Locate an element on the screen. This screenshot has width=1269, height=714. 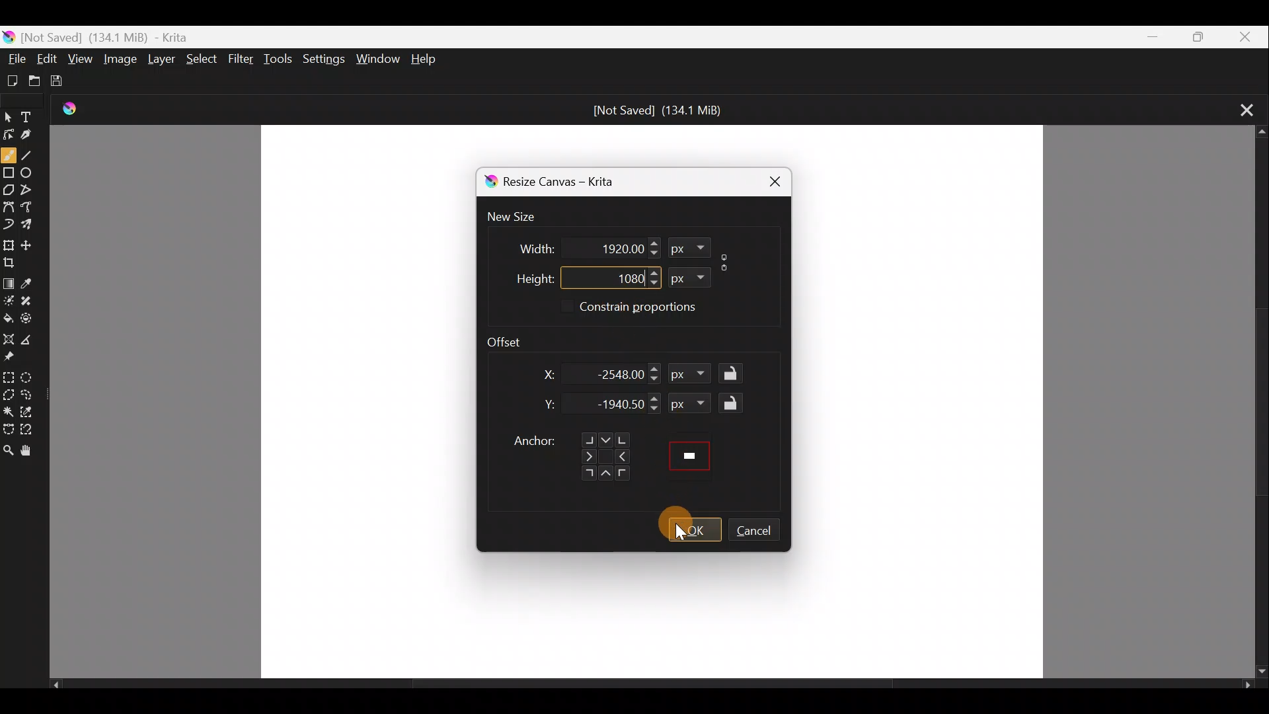
Scroll bar is located at coordinates (1256, 403).